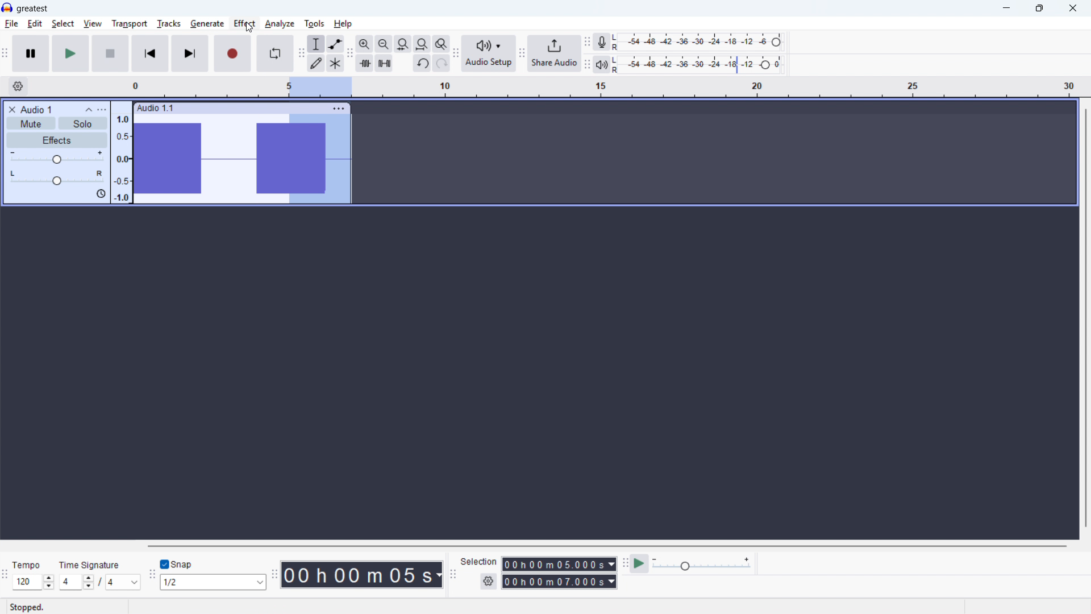 This screenshot has width=1091, height=614. What do you see at coordinates (606, 546) in the screenshot?
I see `Horizontal scroll bar ` at bounding box center [606, 546].